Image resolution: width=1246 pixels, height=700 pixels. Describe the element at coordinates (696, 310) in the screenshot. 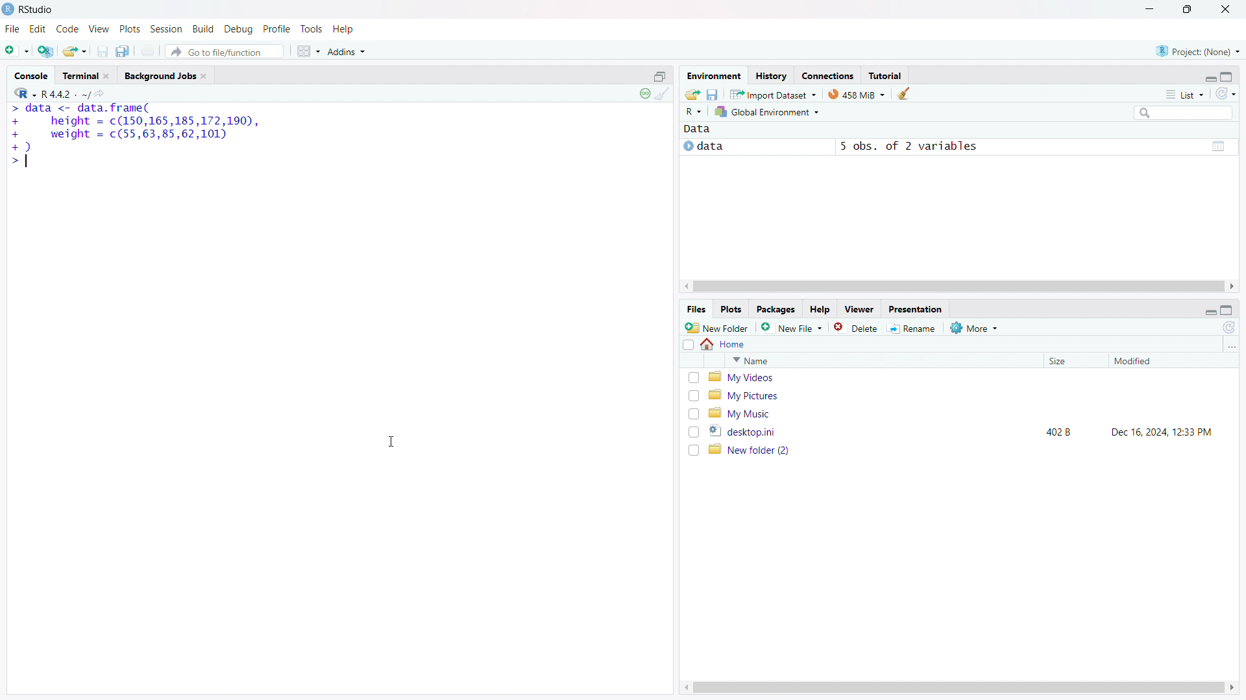

I see `files` at that location.